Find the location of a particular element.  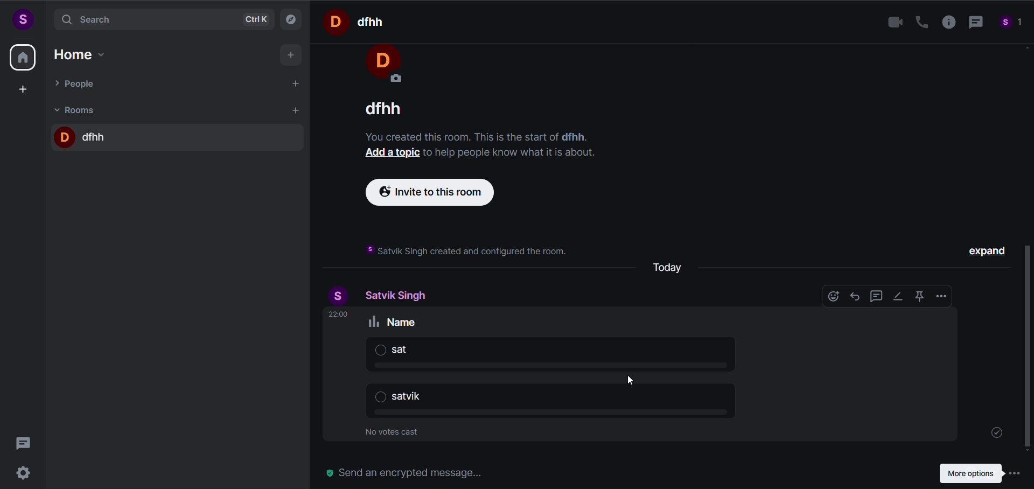

search bar is located at coordinates (162, 19).